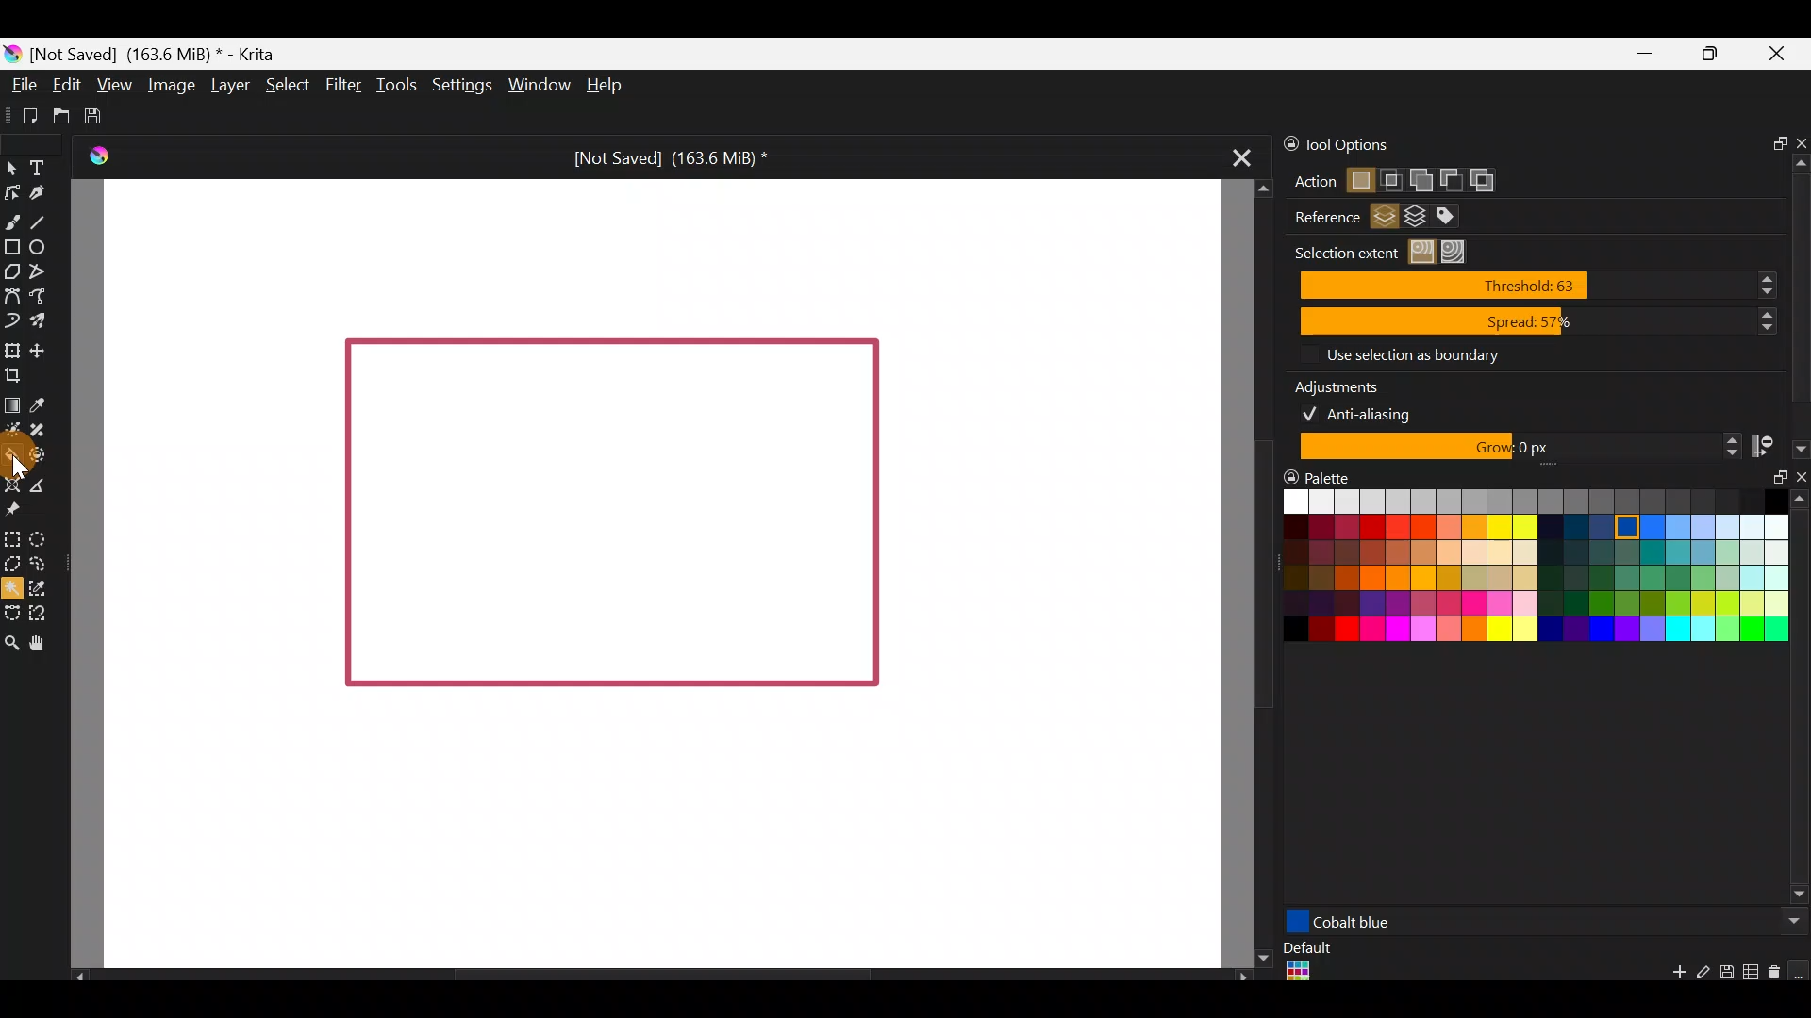 The image size is (1811, 1018). What do you see at coordinates (13, 53) in the screenshot?
I see `Krita logo` at bounding box center [13, 53].